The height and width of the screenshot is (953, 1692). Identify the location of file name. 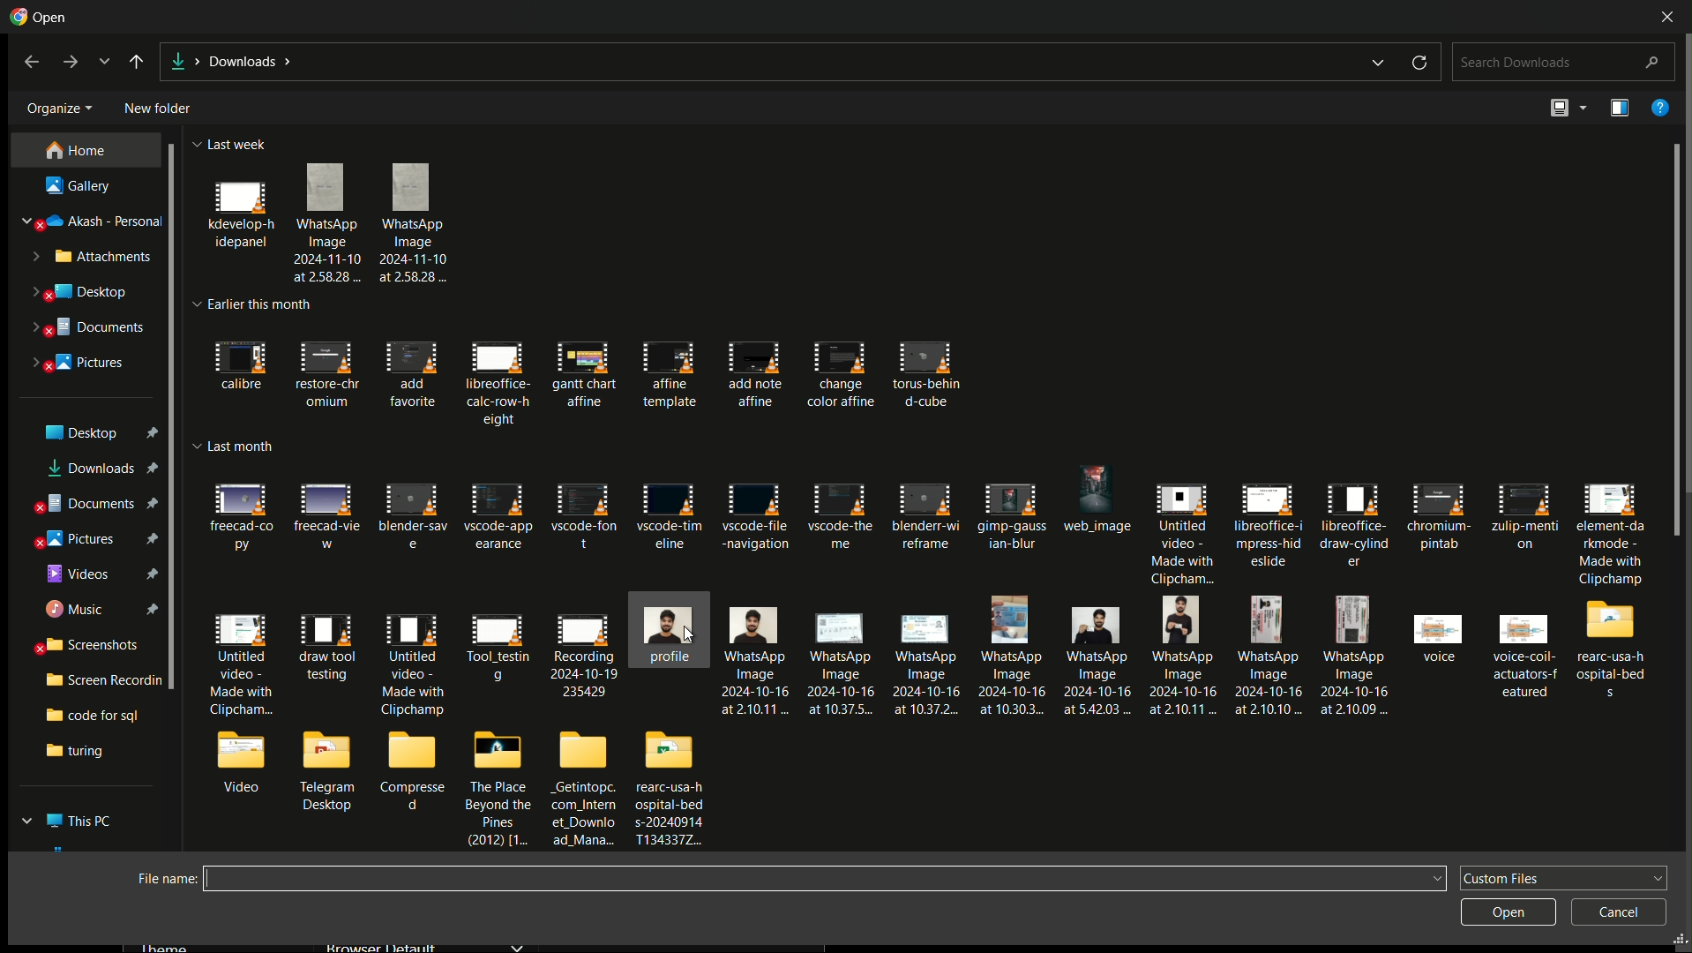
(168, 880).